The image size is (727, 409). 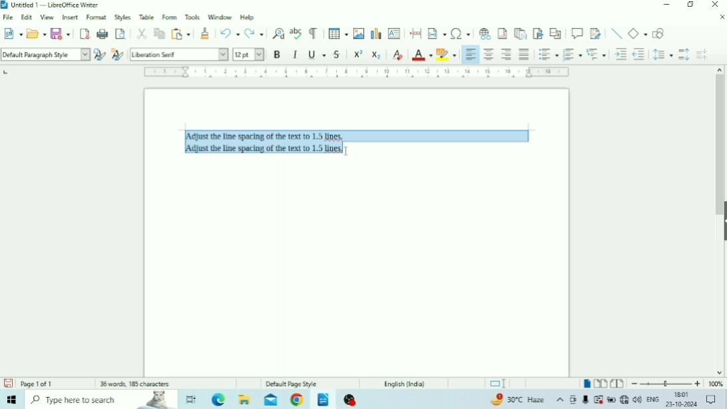 What do you see at coordinates (37, 384) in the screenshot?
I see `Page number` at bounding box center [37, 384].